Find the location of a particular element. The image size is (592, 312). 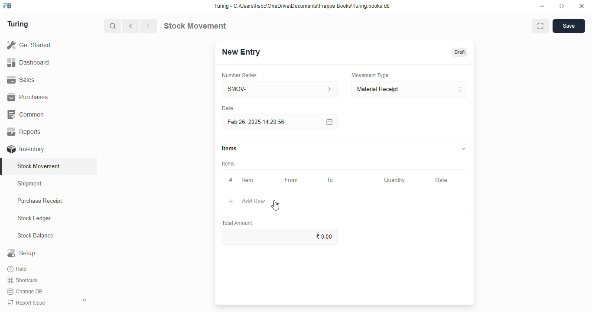

save is located at coordinates (569, 26).